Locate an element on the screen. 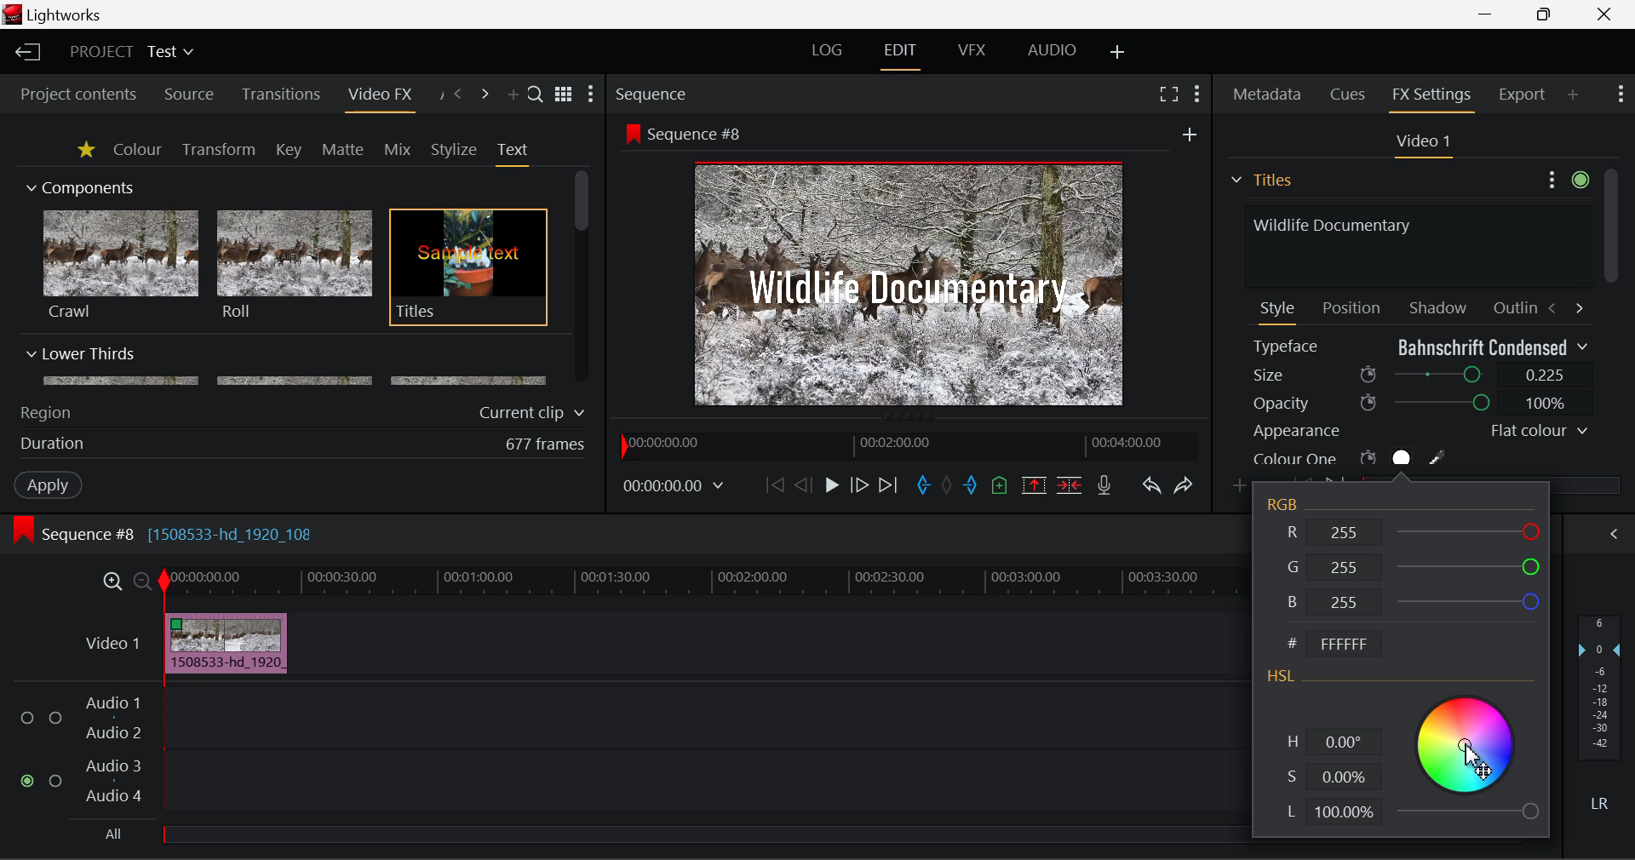 This screenshot has height=860, width=1635. Duration is located at coordinates (54, 444).